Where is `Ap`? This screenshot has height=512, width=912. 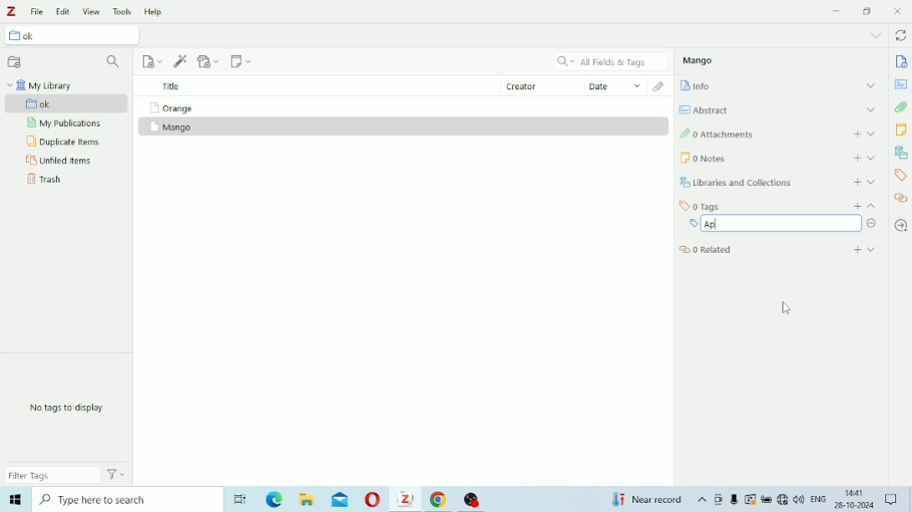 Ap is located at coordinates (775, 223).